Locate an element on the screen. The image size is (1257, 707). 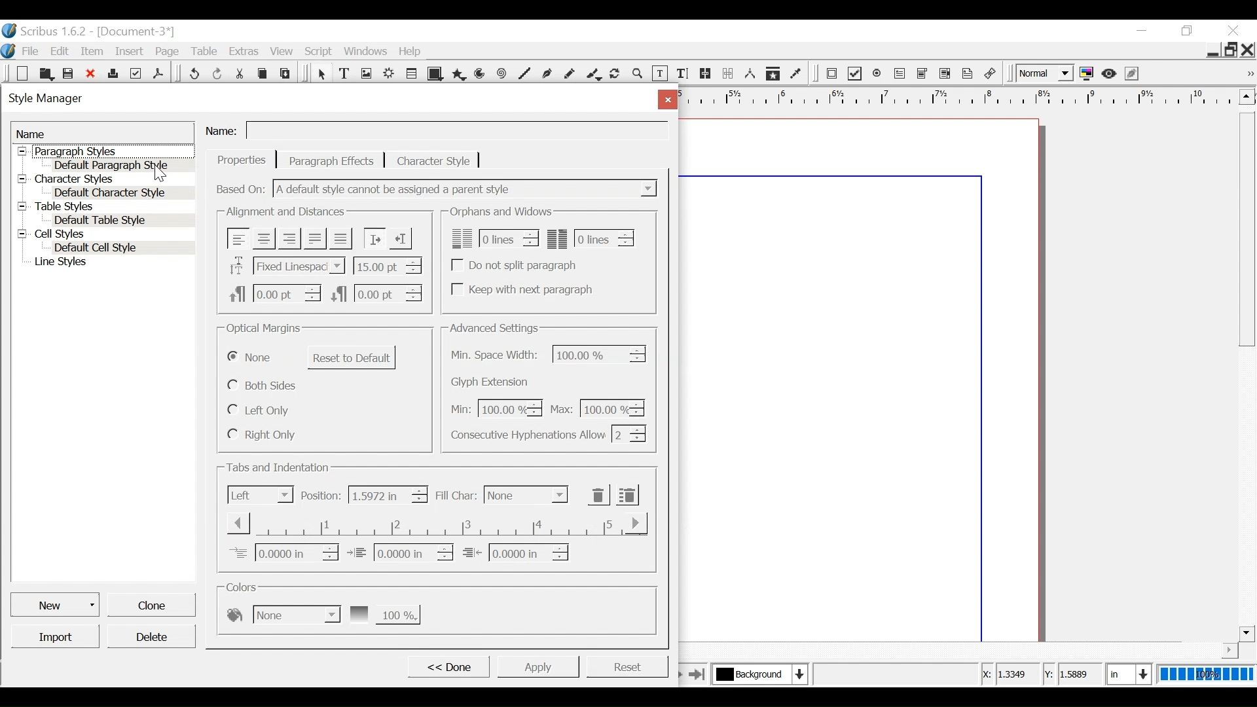
Orphans and windows is located at coordinates (500, 212).